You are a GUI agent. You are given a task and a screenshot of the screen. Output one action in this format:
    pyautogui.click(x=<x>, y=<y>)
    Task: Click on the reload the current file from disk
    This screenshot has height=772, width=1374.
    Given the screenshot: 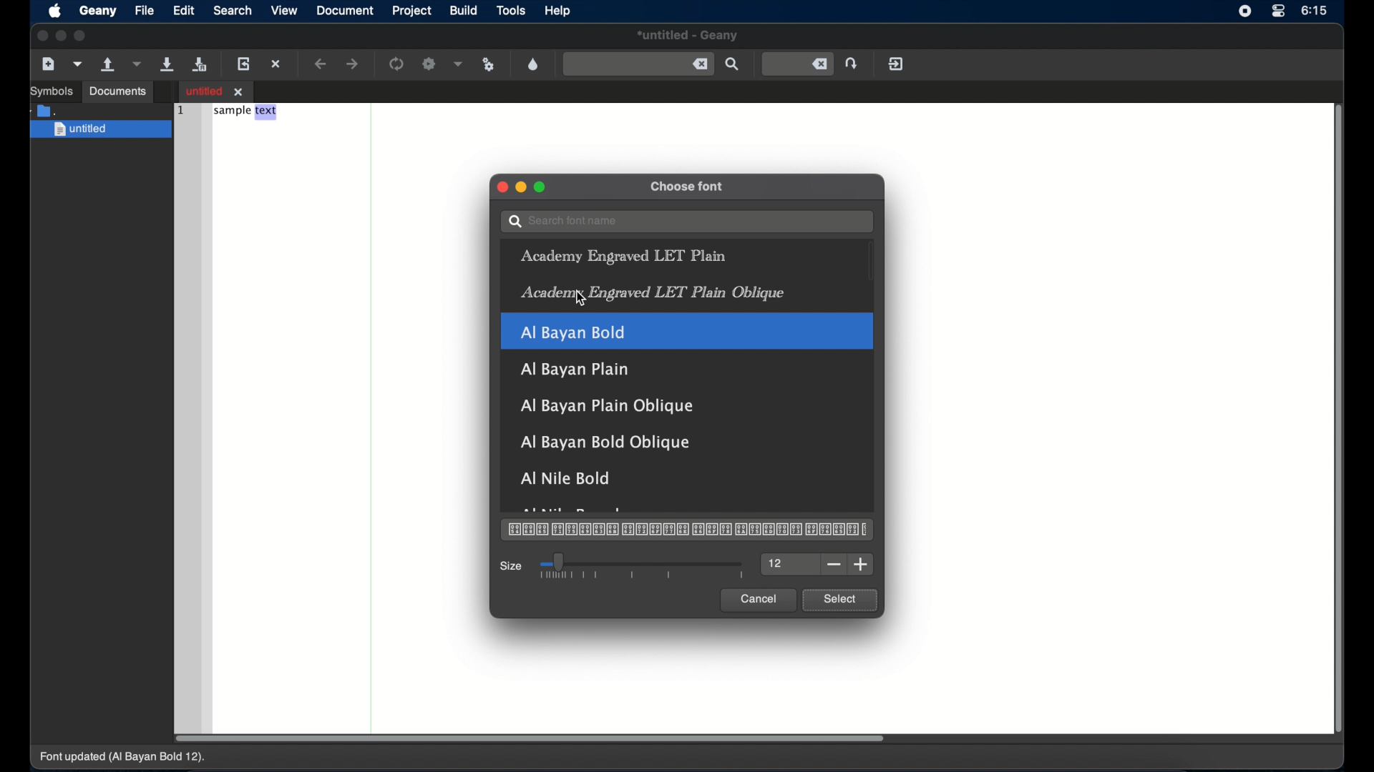 What is the action you would take?
    pyautogui.click(x=245, y=64)
    